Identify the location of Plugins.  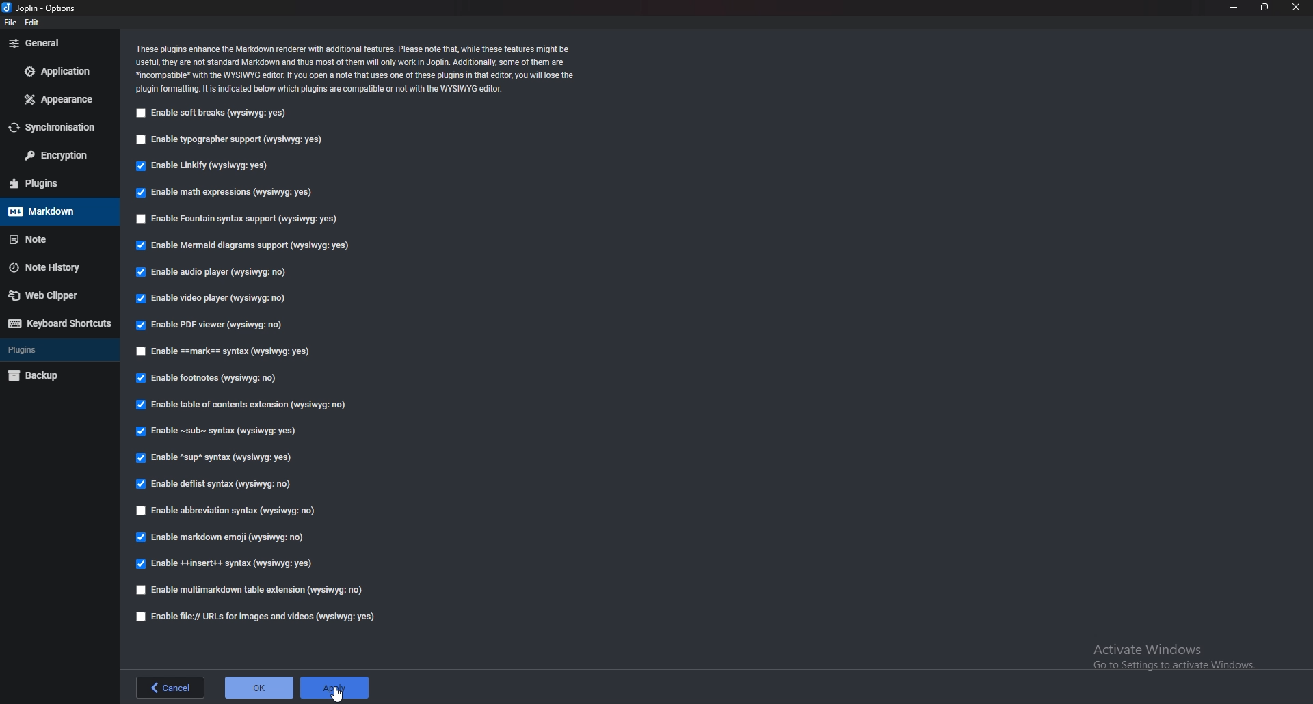
(51, 183).